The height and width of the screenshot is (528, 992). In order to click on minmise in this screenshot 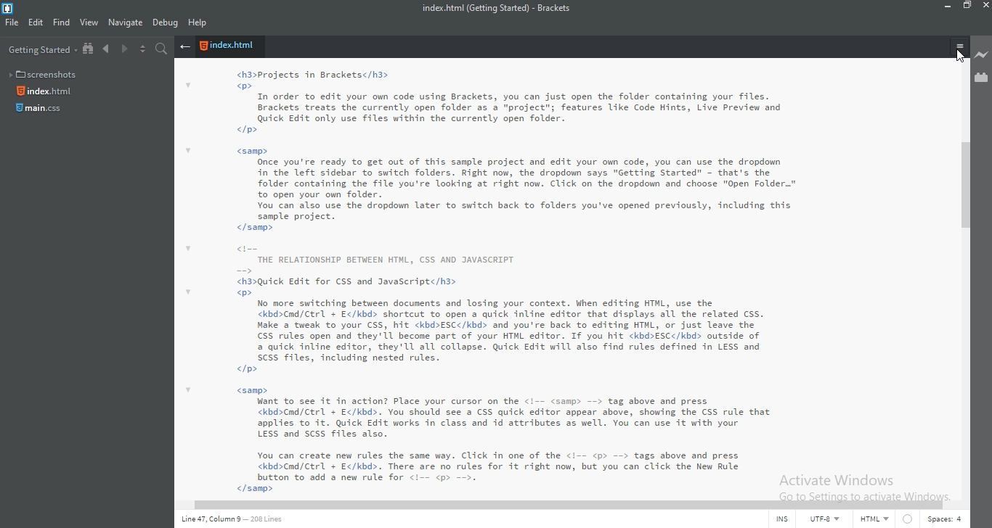, I will do `click(945, 7)`.